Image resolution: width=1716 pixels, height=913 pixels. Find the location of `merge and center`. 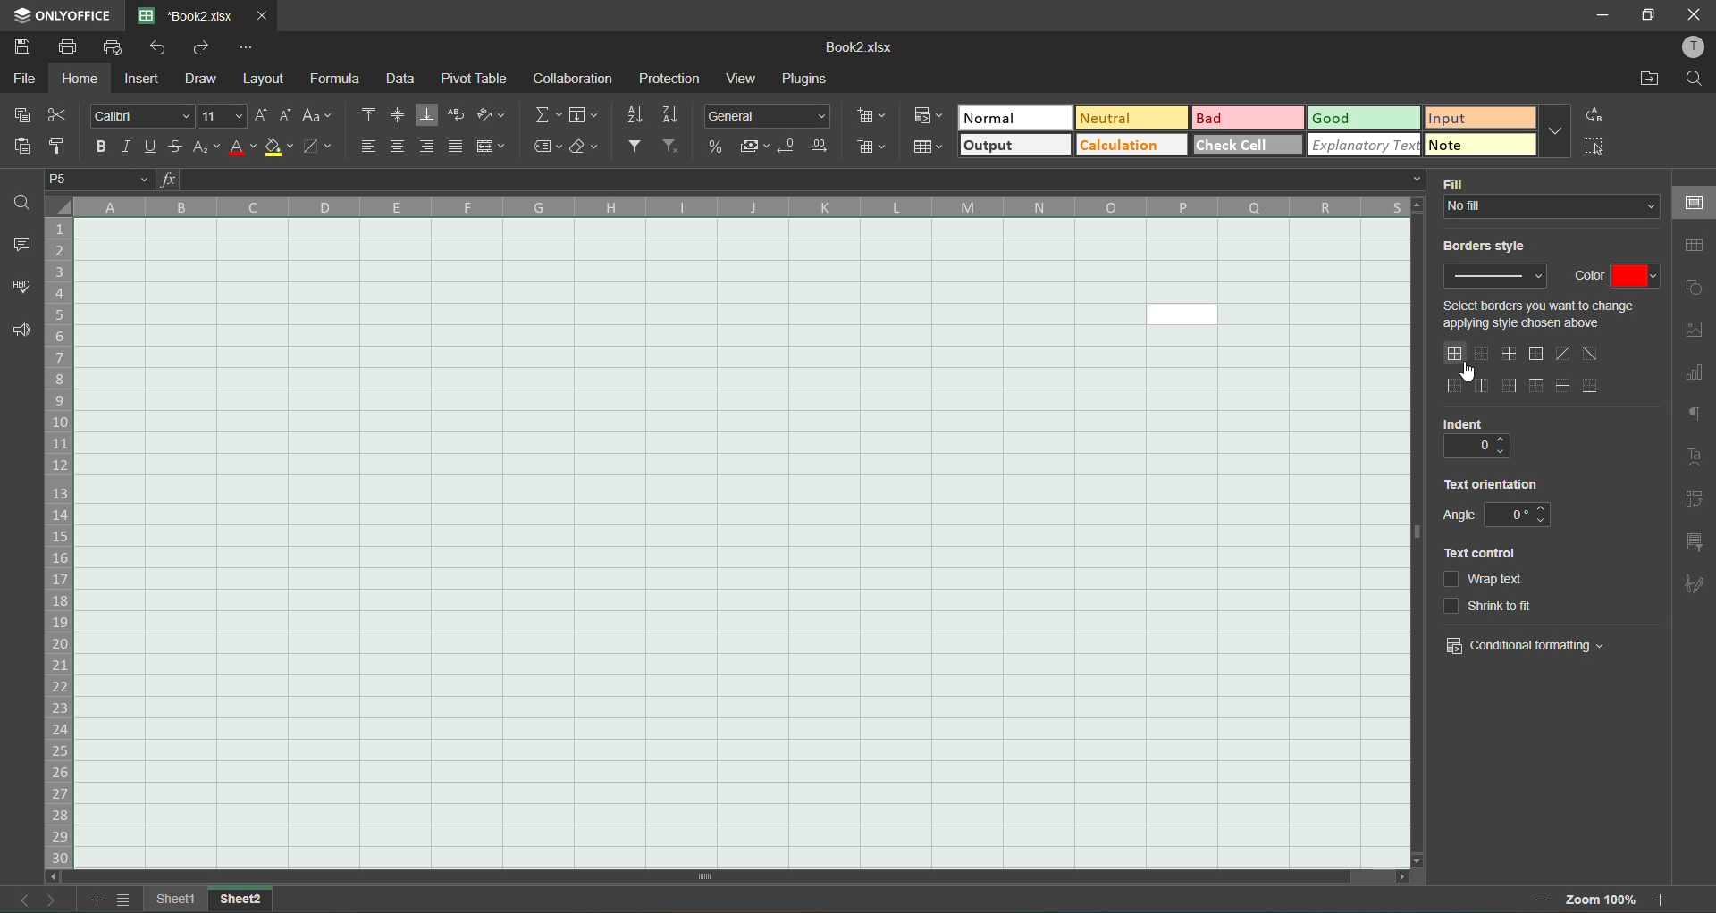

merge and center is located at coordinates (492, 147).